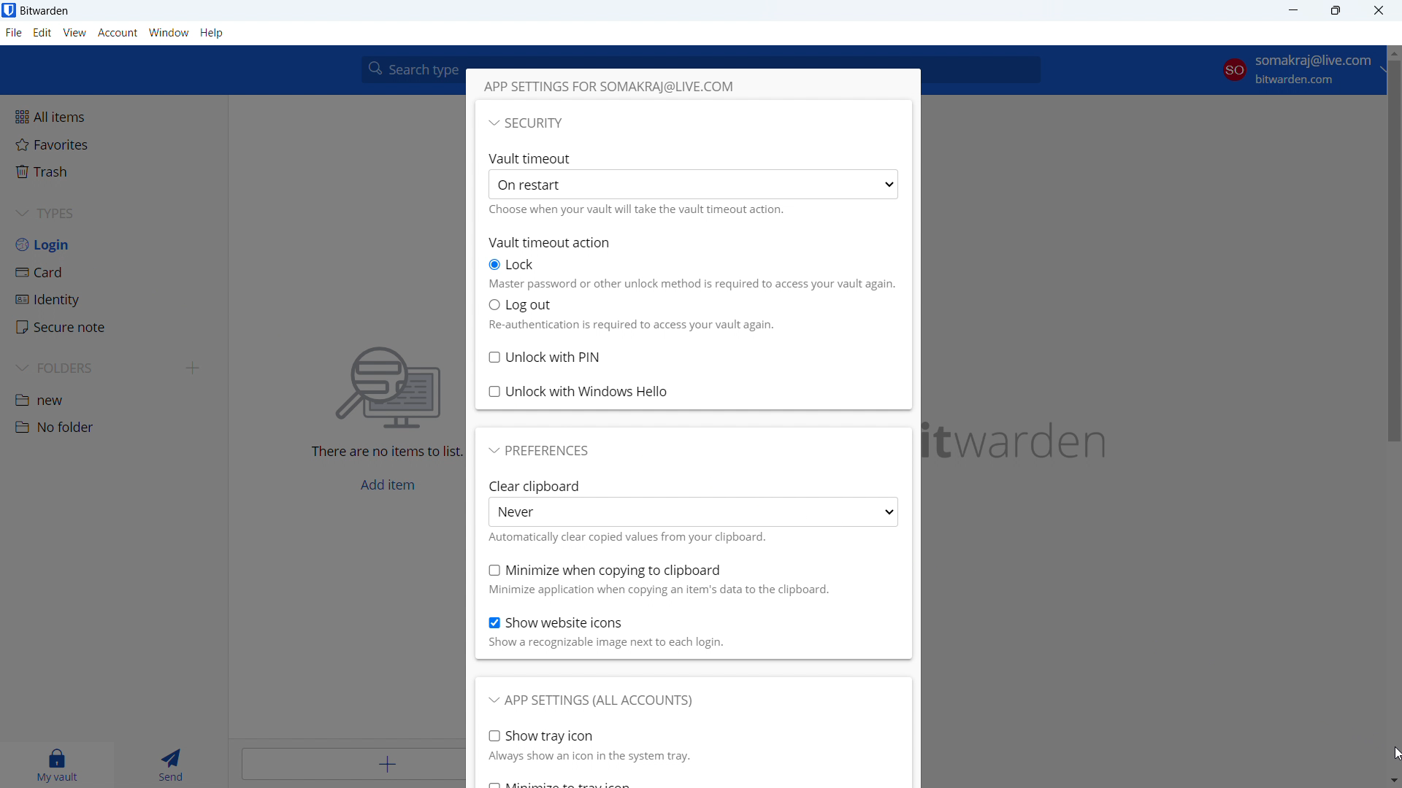 The width and height of the screenshot is (1402, 788). I want to click on types, so click(113, 214).